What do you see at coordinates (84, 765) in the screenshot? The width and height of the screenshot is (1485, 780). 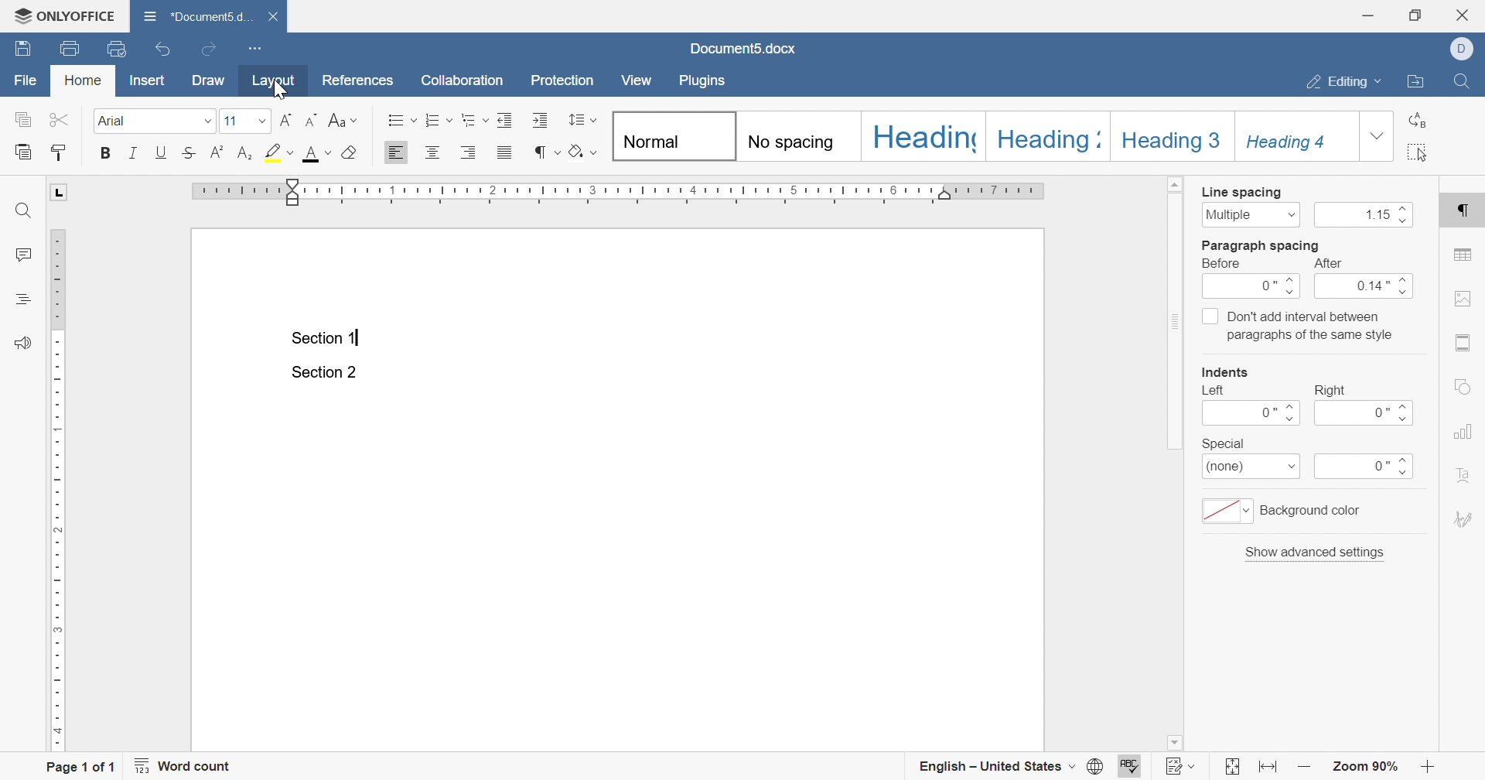 I see `page 1 of 1` at bounding box center [84, 765].